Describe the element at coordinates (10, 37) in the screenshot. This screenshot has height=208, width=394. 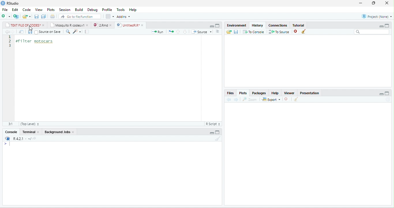
I see `1` at that location.